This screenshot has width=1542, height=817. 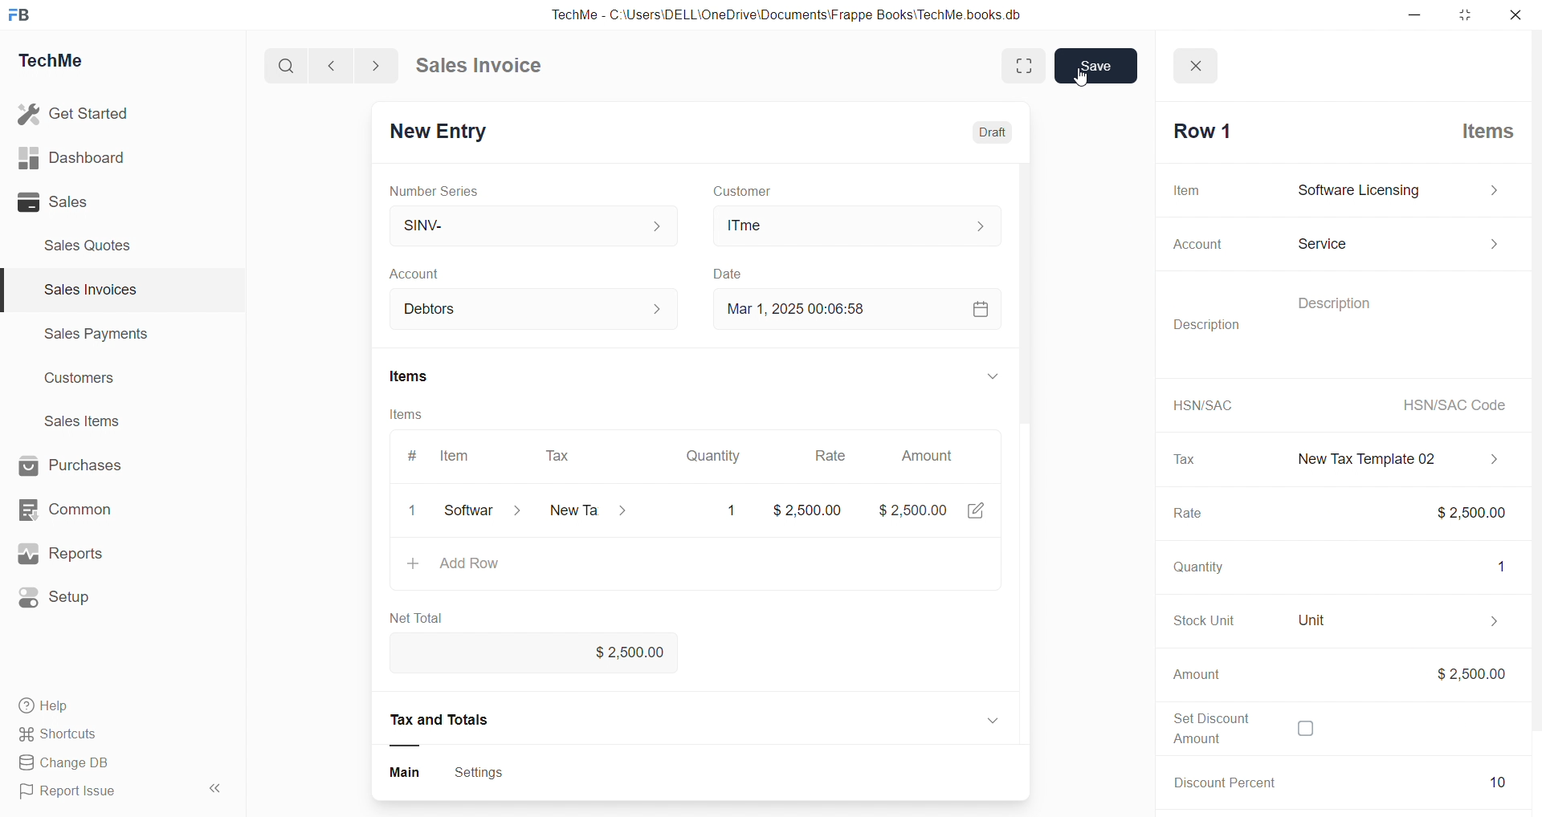 What do you see at coordinates (88, 382) in the screenshot?
I see `Customers` at bounding box center [88, 382].